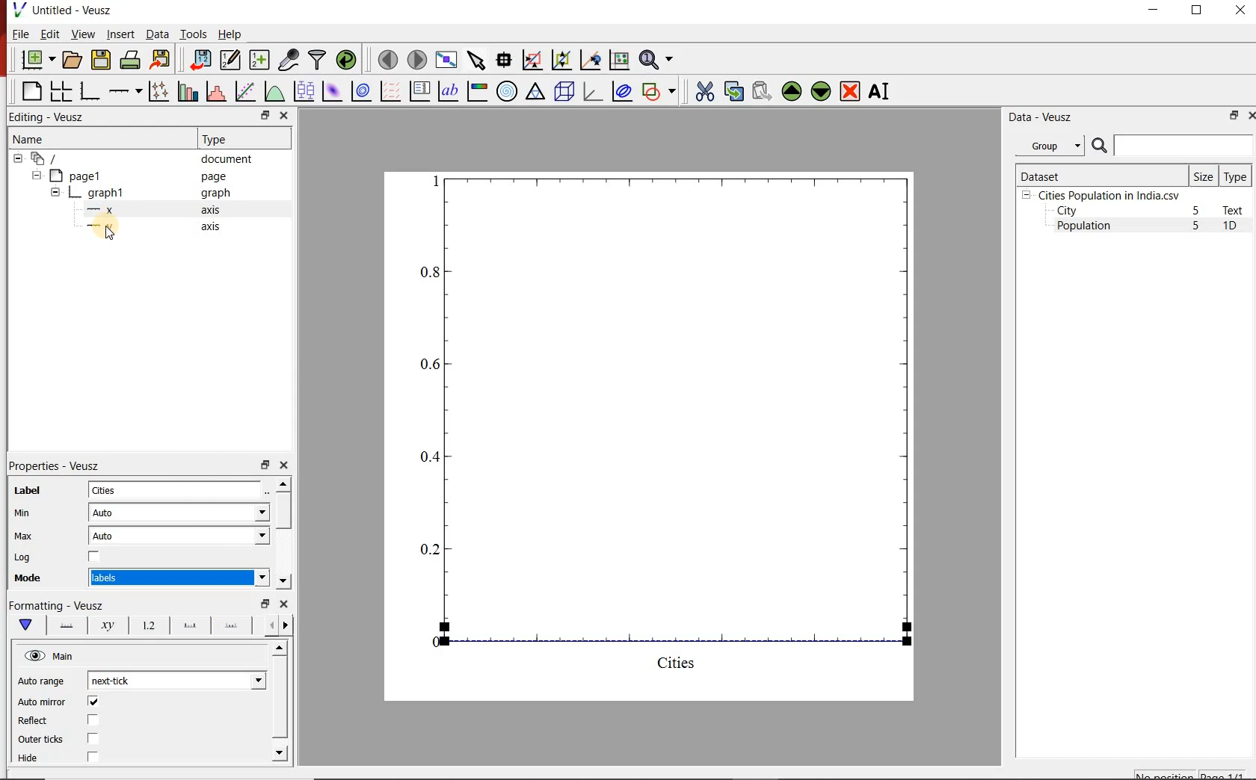  Describe the element at coordinates (257, 60) in the screenshot. I see `create new datasets using available options` at that location.